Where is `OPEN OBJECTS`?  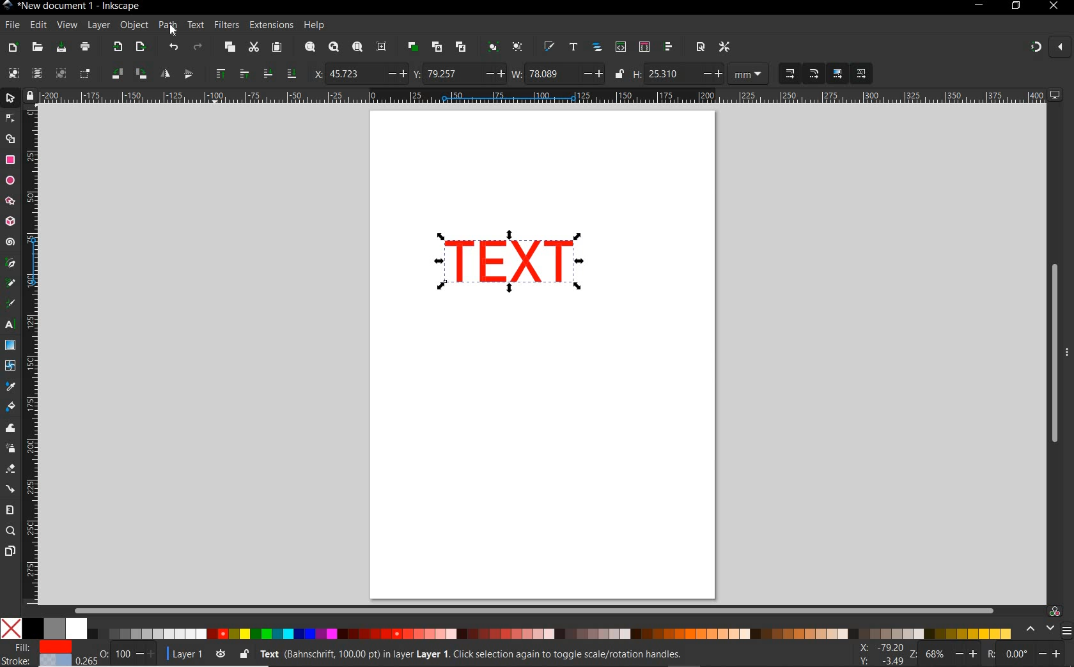
OPEN OBJECTS is located at coordinates (596, 47).